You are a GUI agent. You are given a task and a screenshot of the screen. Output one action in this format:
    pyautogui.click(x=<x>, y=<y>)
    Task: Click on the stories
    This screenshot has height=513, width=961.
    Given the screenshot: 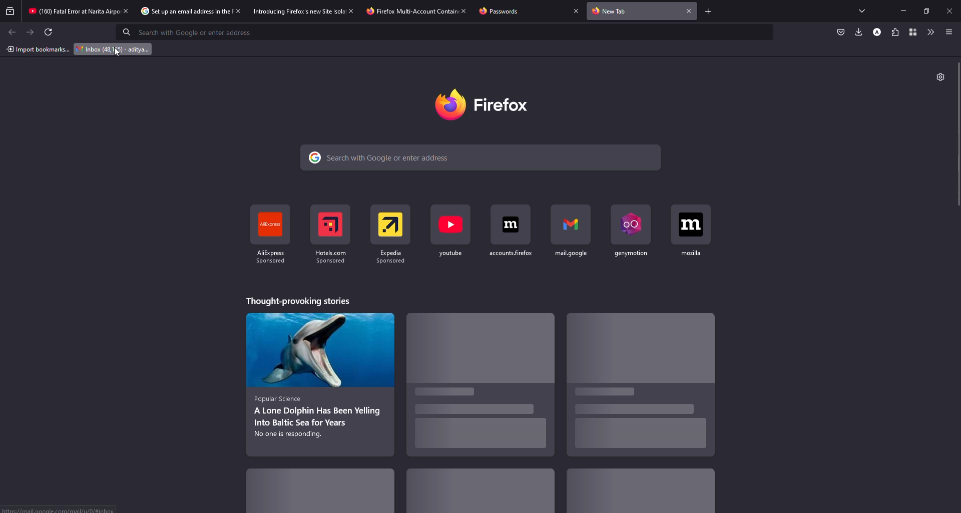 What is the action you would take?
    pyautogui.click(x=636, y=421)
    